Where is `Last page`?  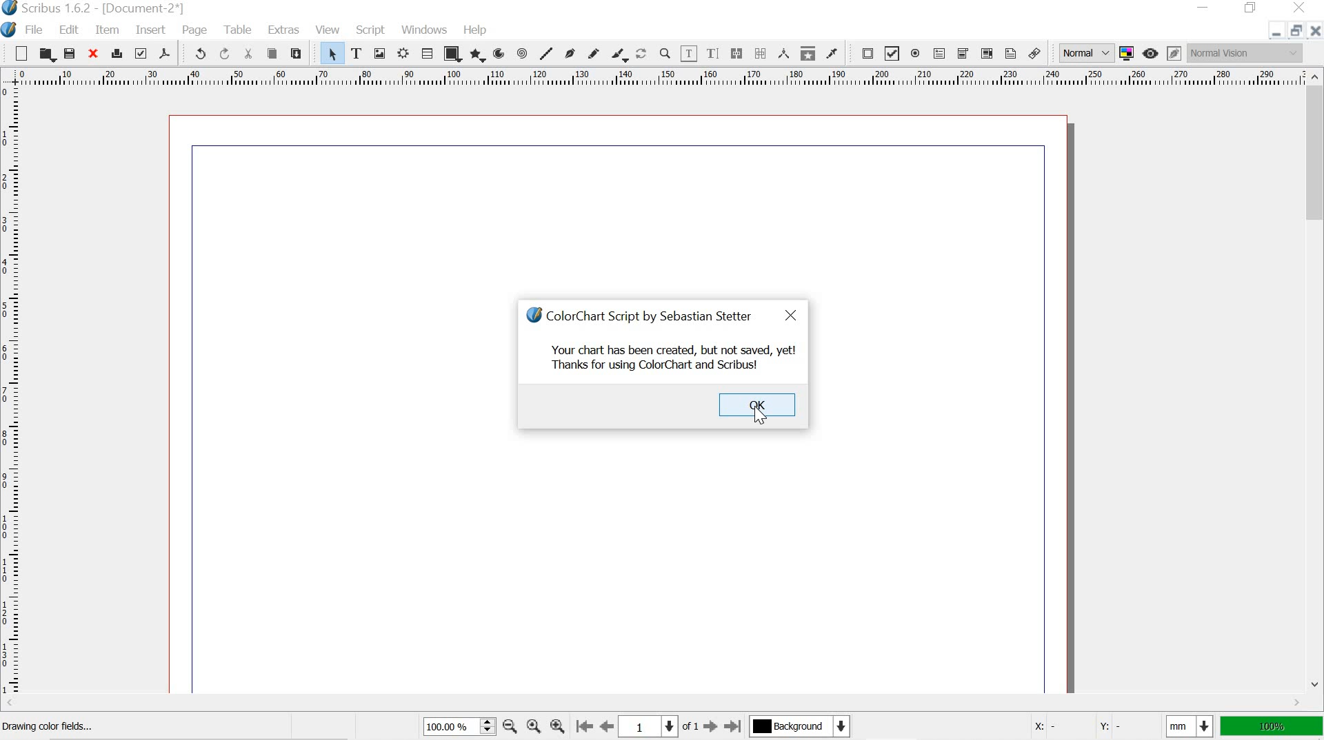 Last page is located at coordinates (734, 727).